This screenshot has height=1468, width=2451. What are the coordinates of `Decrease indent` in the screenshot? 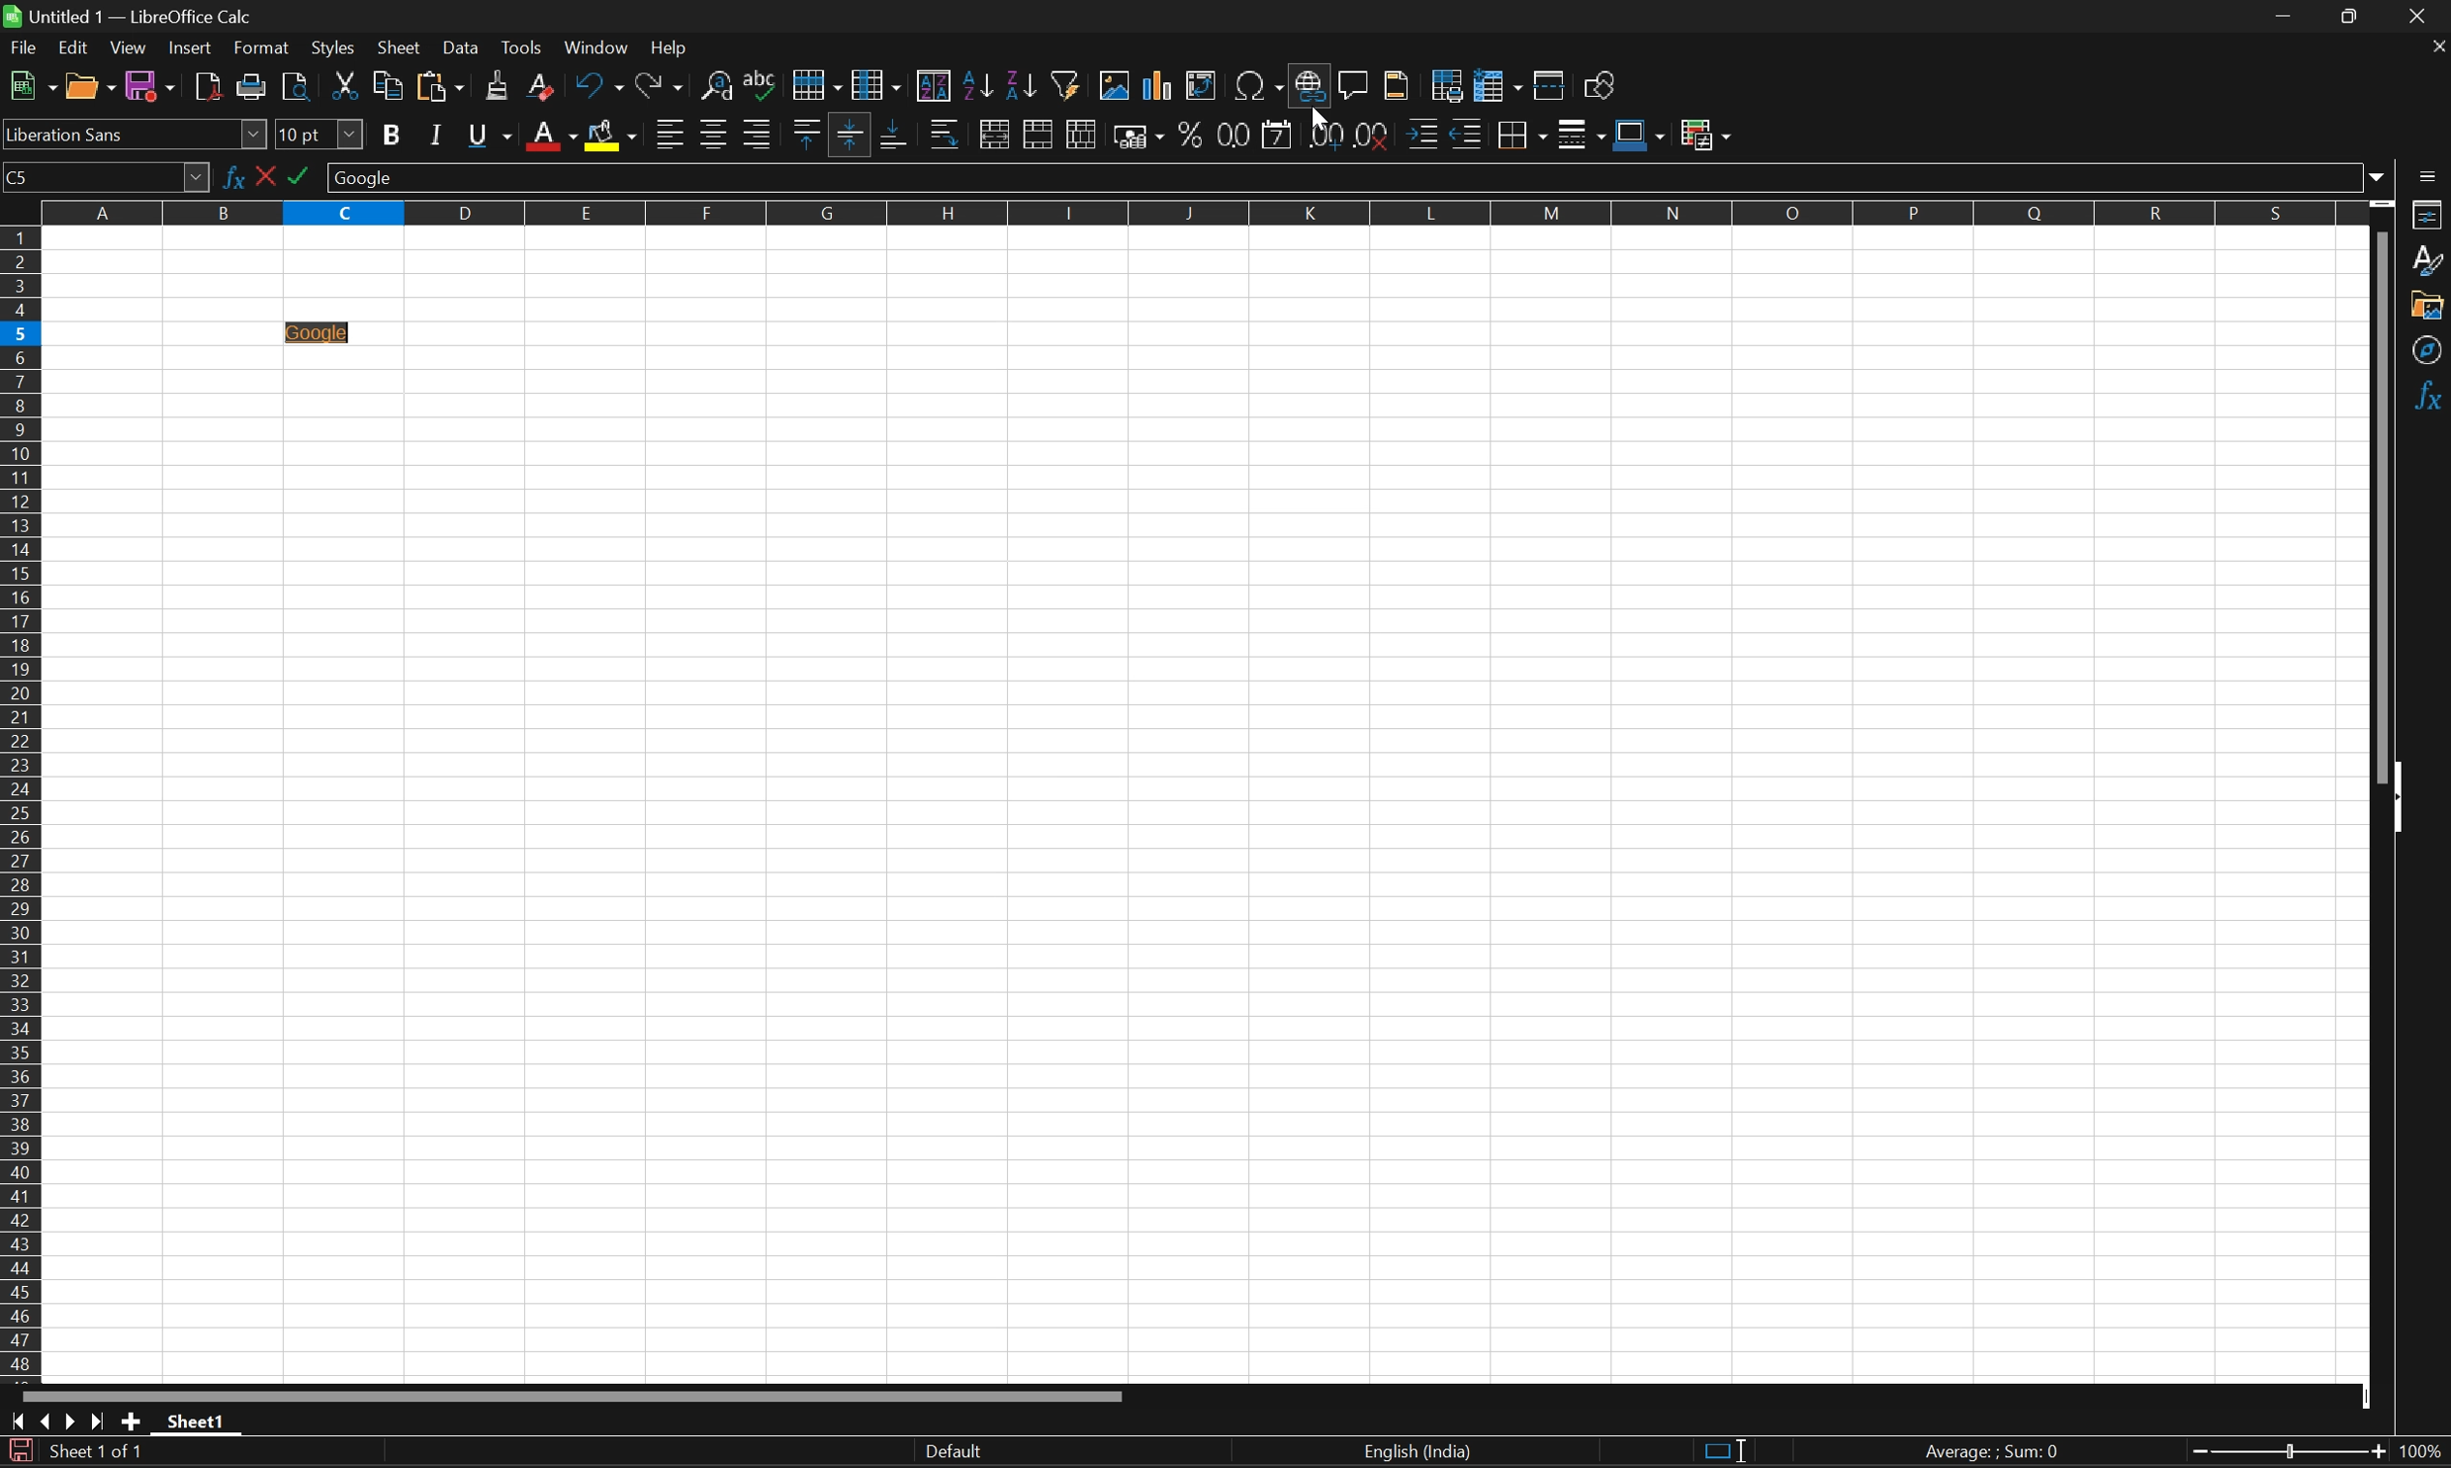 It's located at (1468, 133).